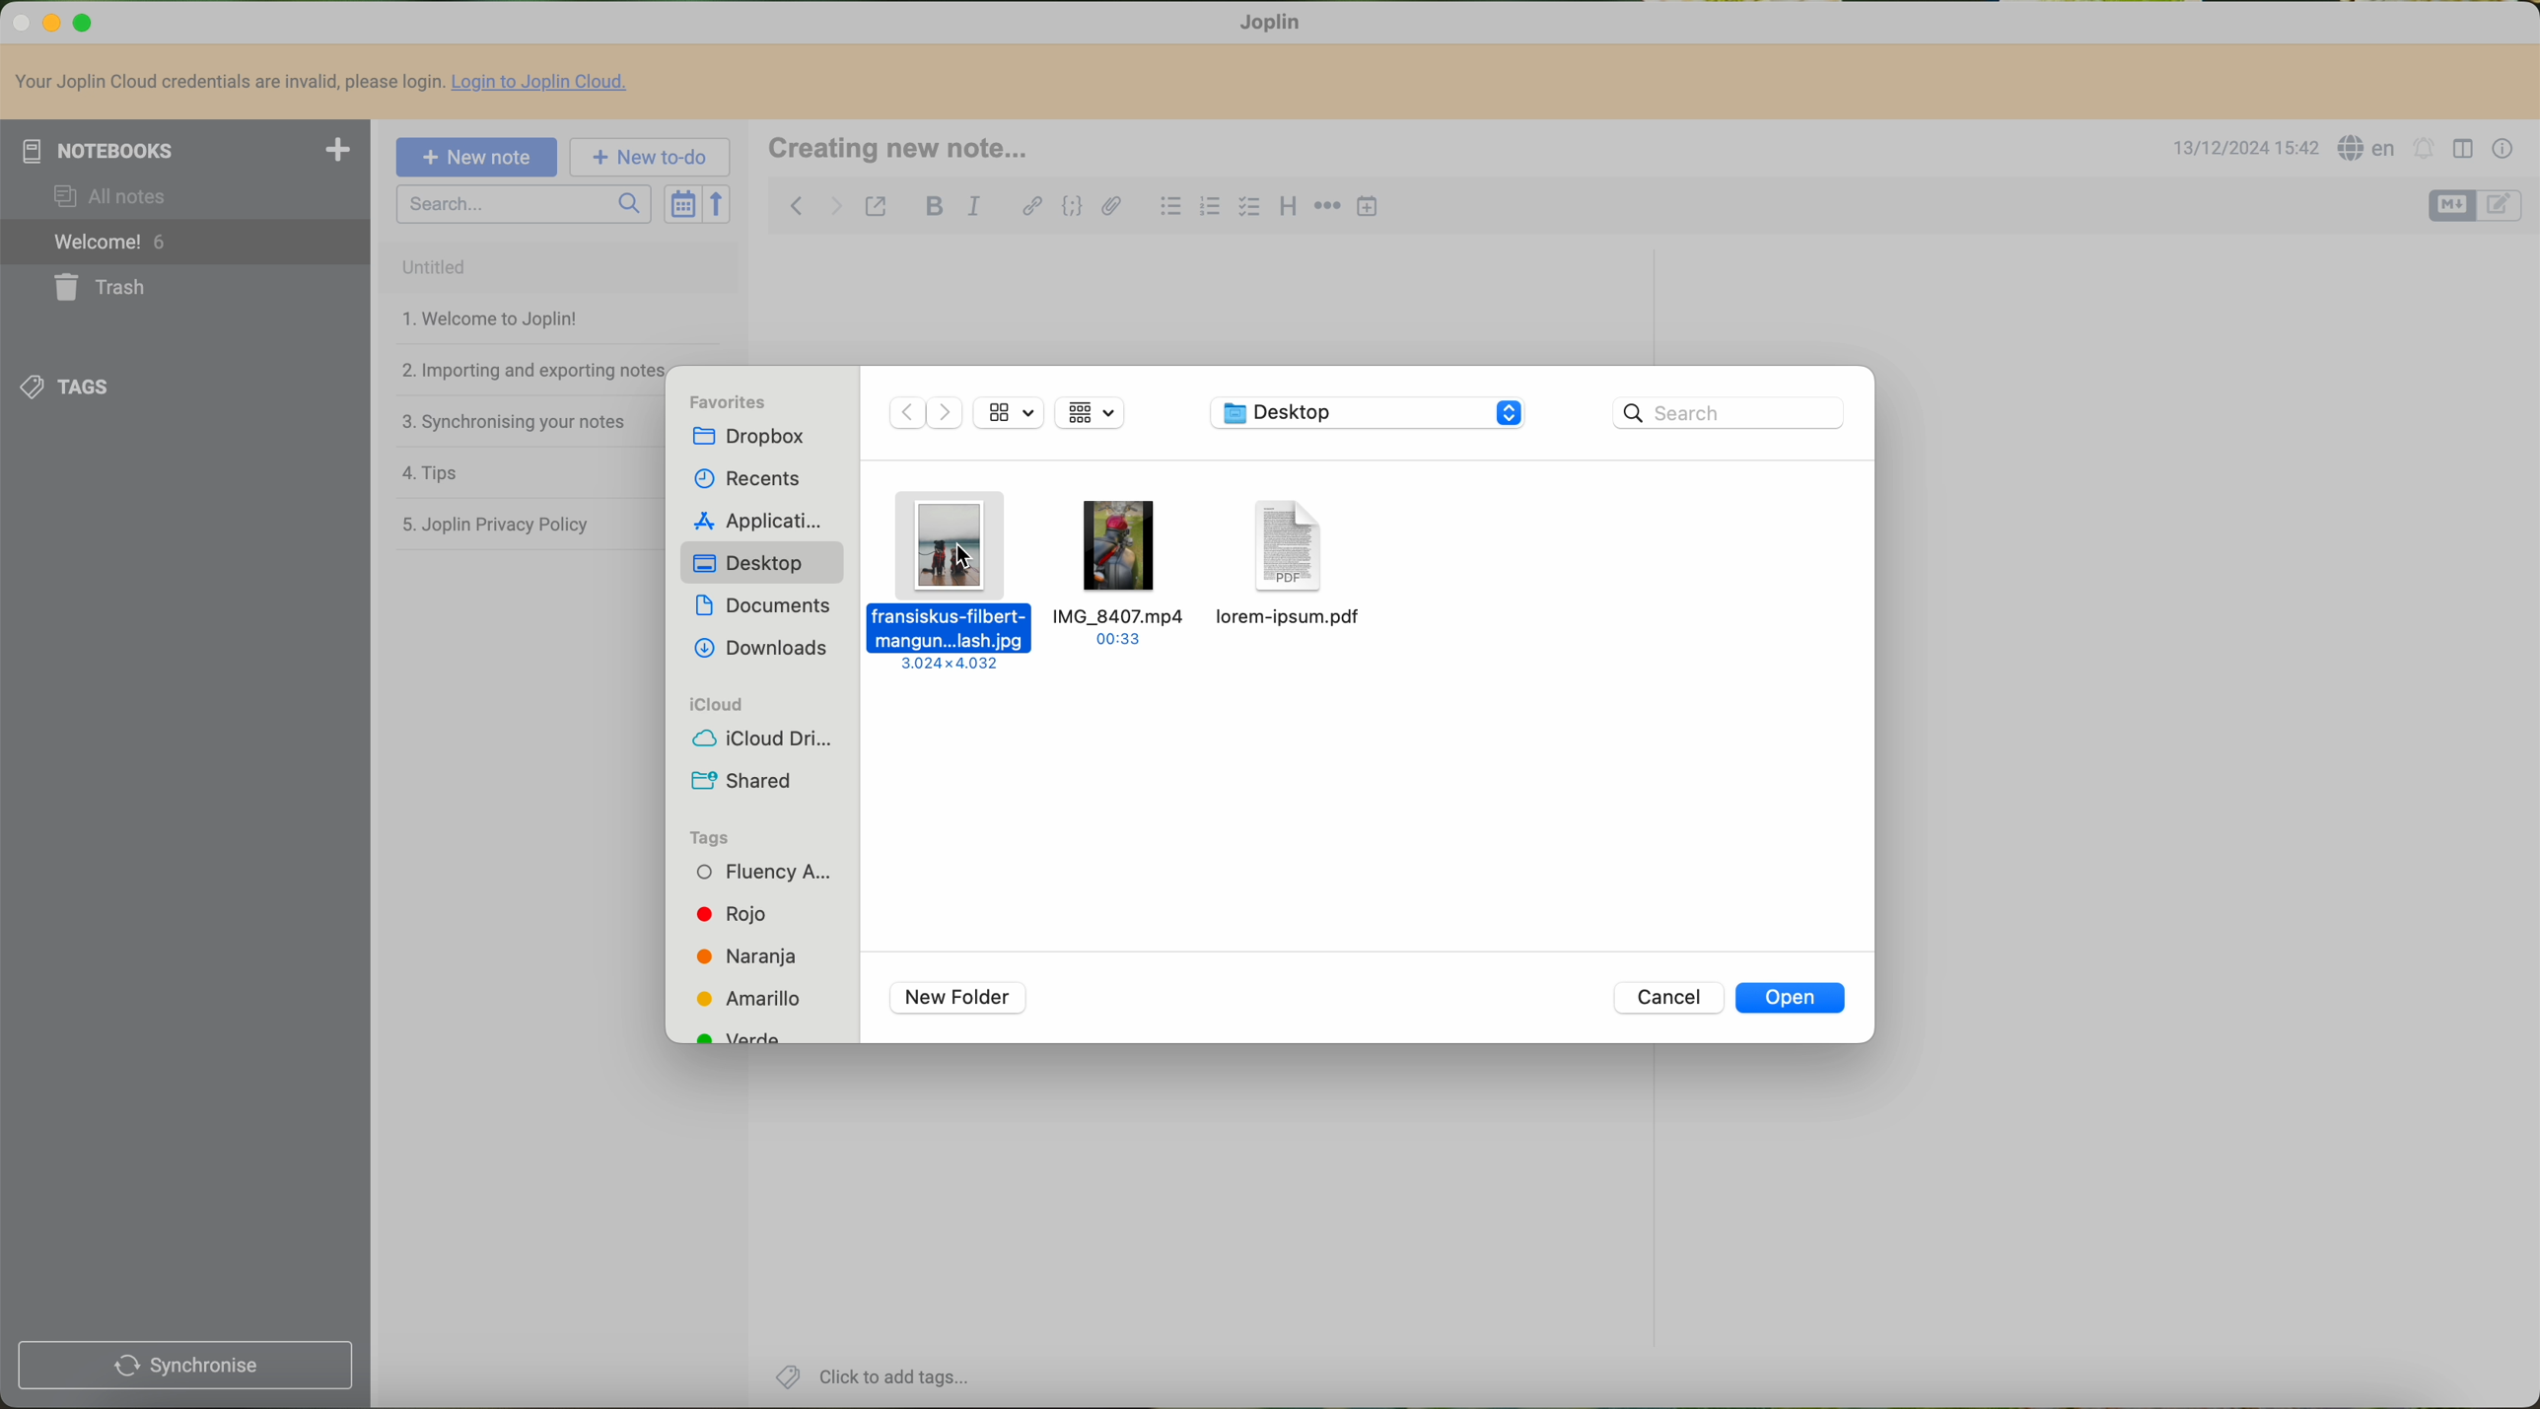 This screenshot has height=1409, width=2540. I want to click on insert time, so click(1368, 209).